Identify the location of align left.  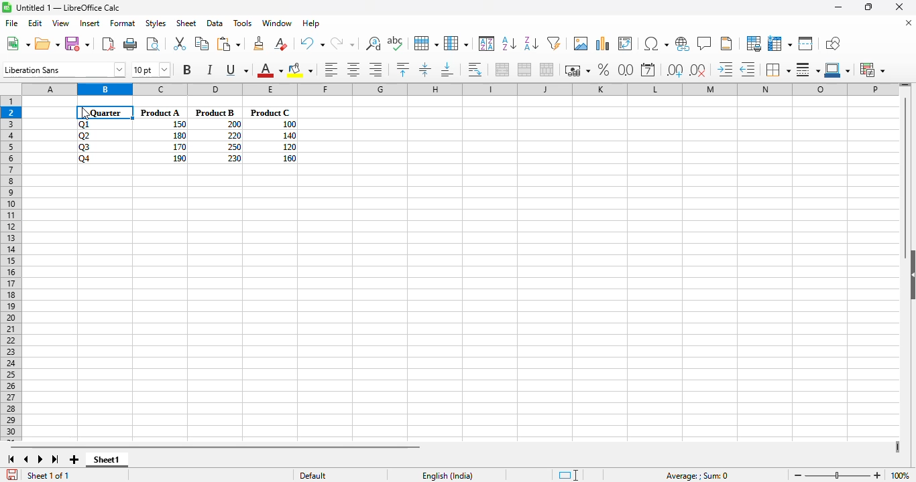
(331, 69).